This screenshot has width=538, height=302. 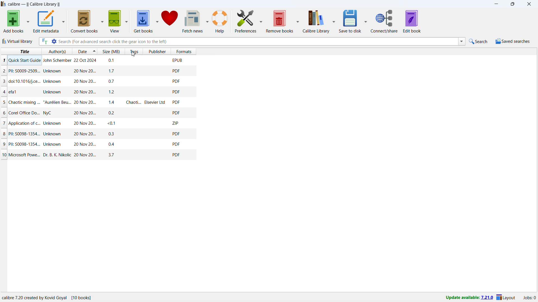 I want to click on convert books option, so click(x=103, y=21).